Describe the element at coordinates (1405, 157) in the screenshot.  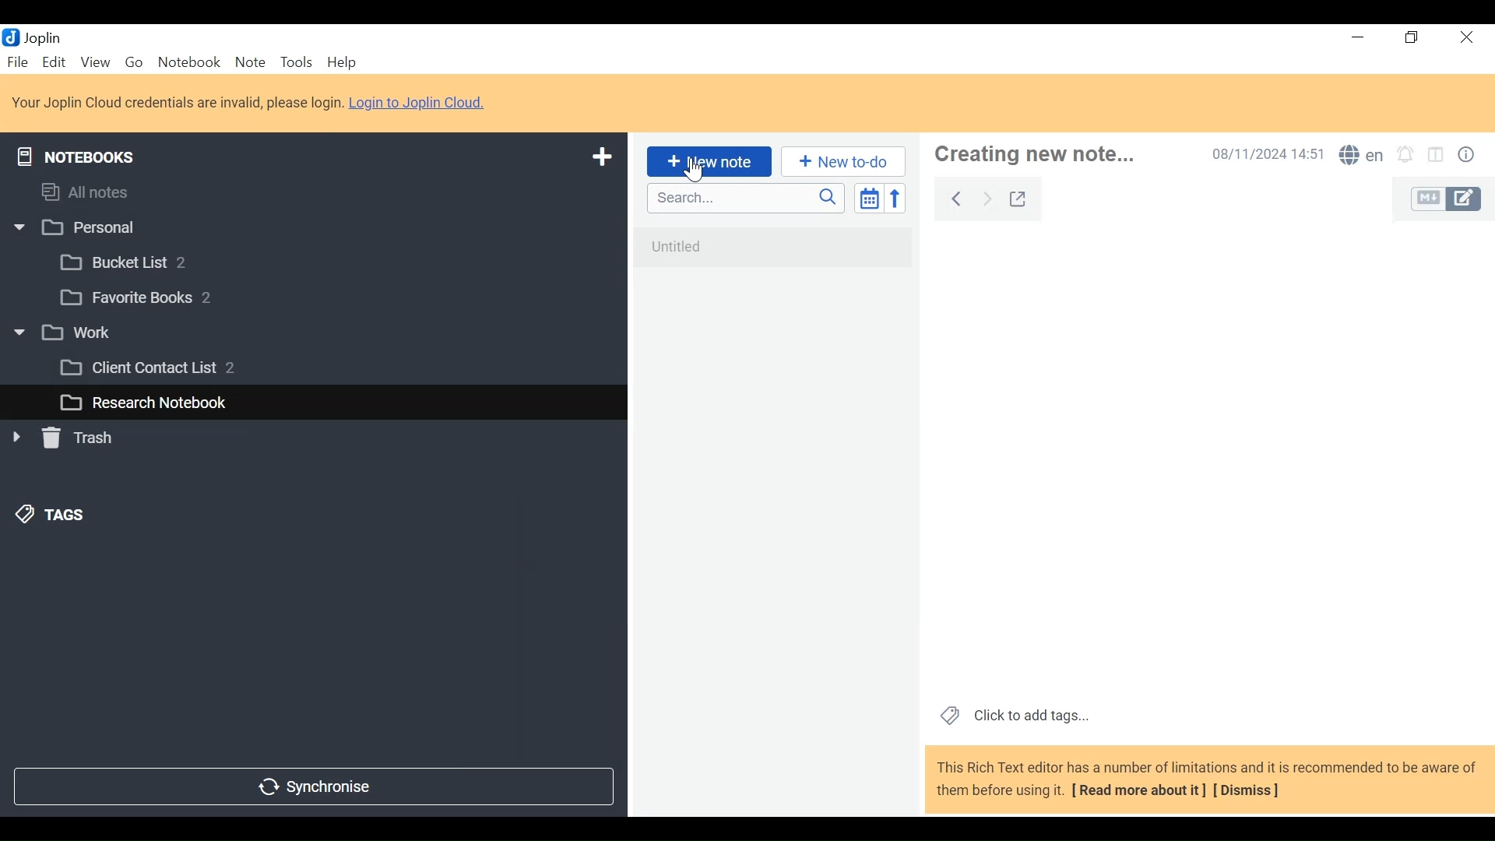
I see `Set alarm` at that location.